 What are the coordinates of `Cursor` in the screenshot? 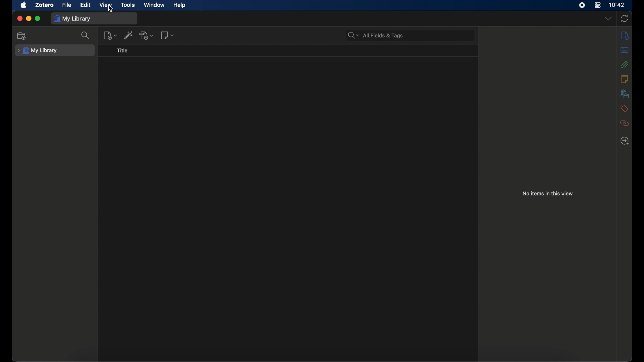 It's located at (110, 10).